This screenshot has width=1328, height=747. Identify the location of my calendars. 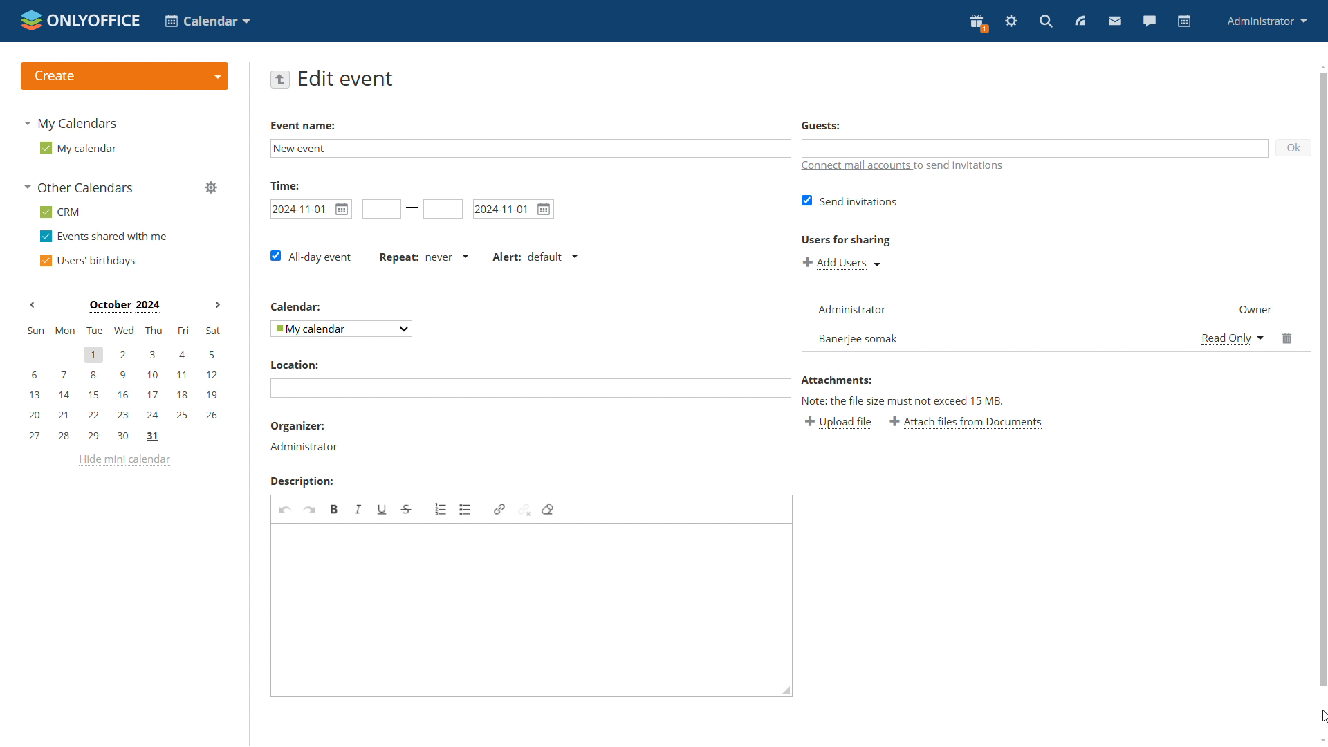
(76, 125).